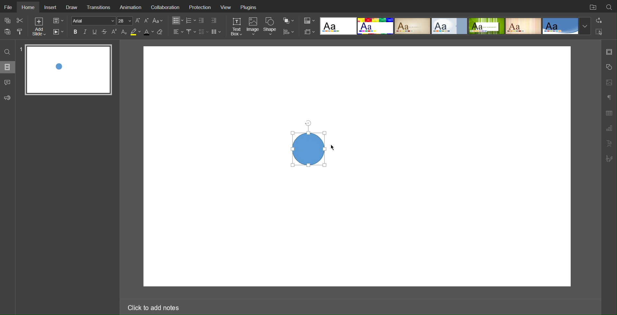 The width and height of the screenshot is (617, 315). What do you see at coordinates (190, 21) in the screenshot?
I see `Number List` at bounding box center [190, 21].